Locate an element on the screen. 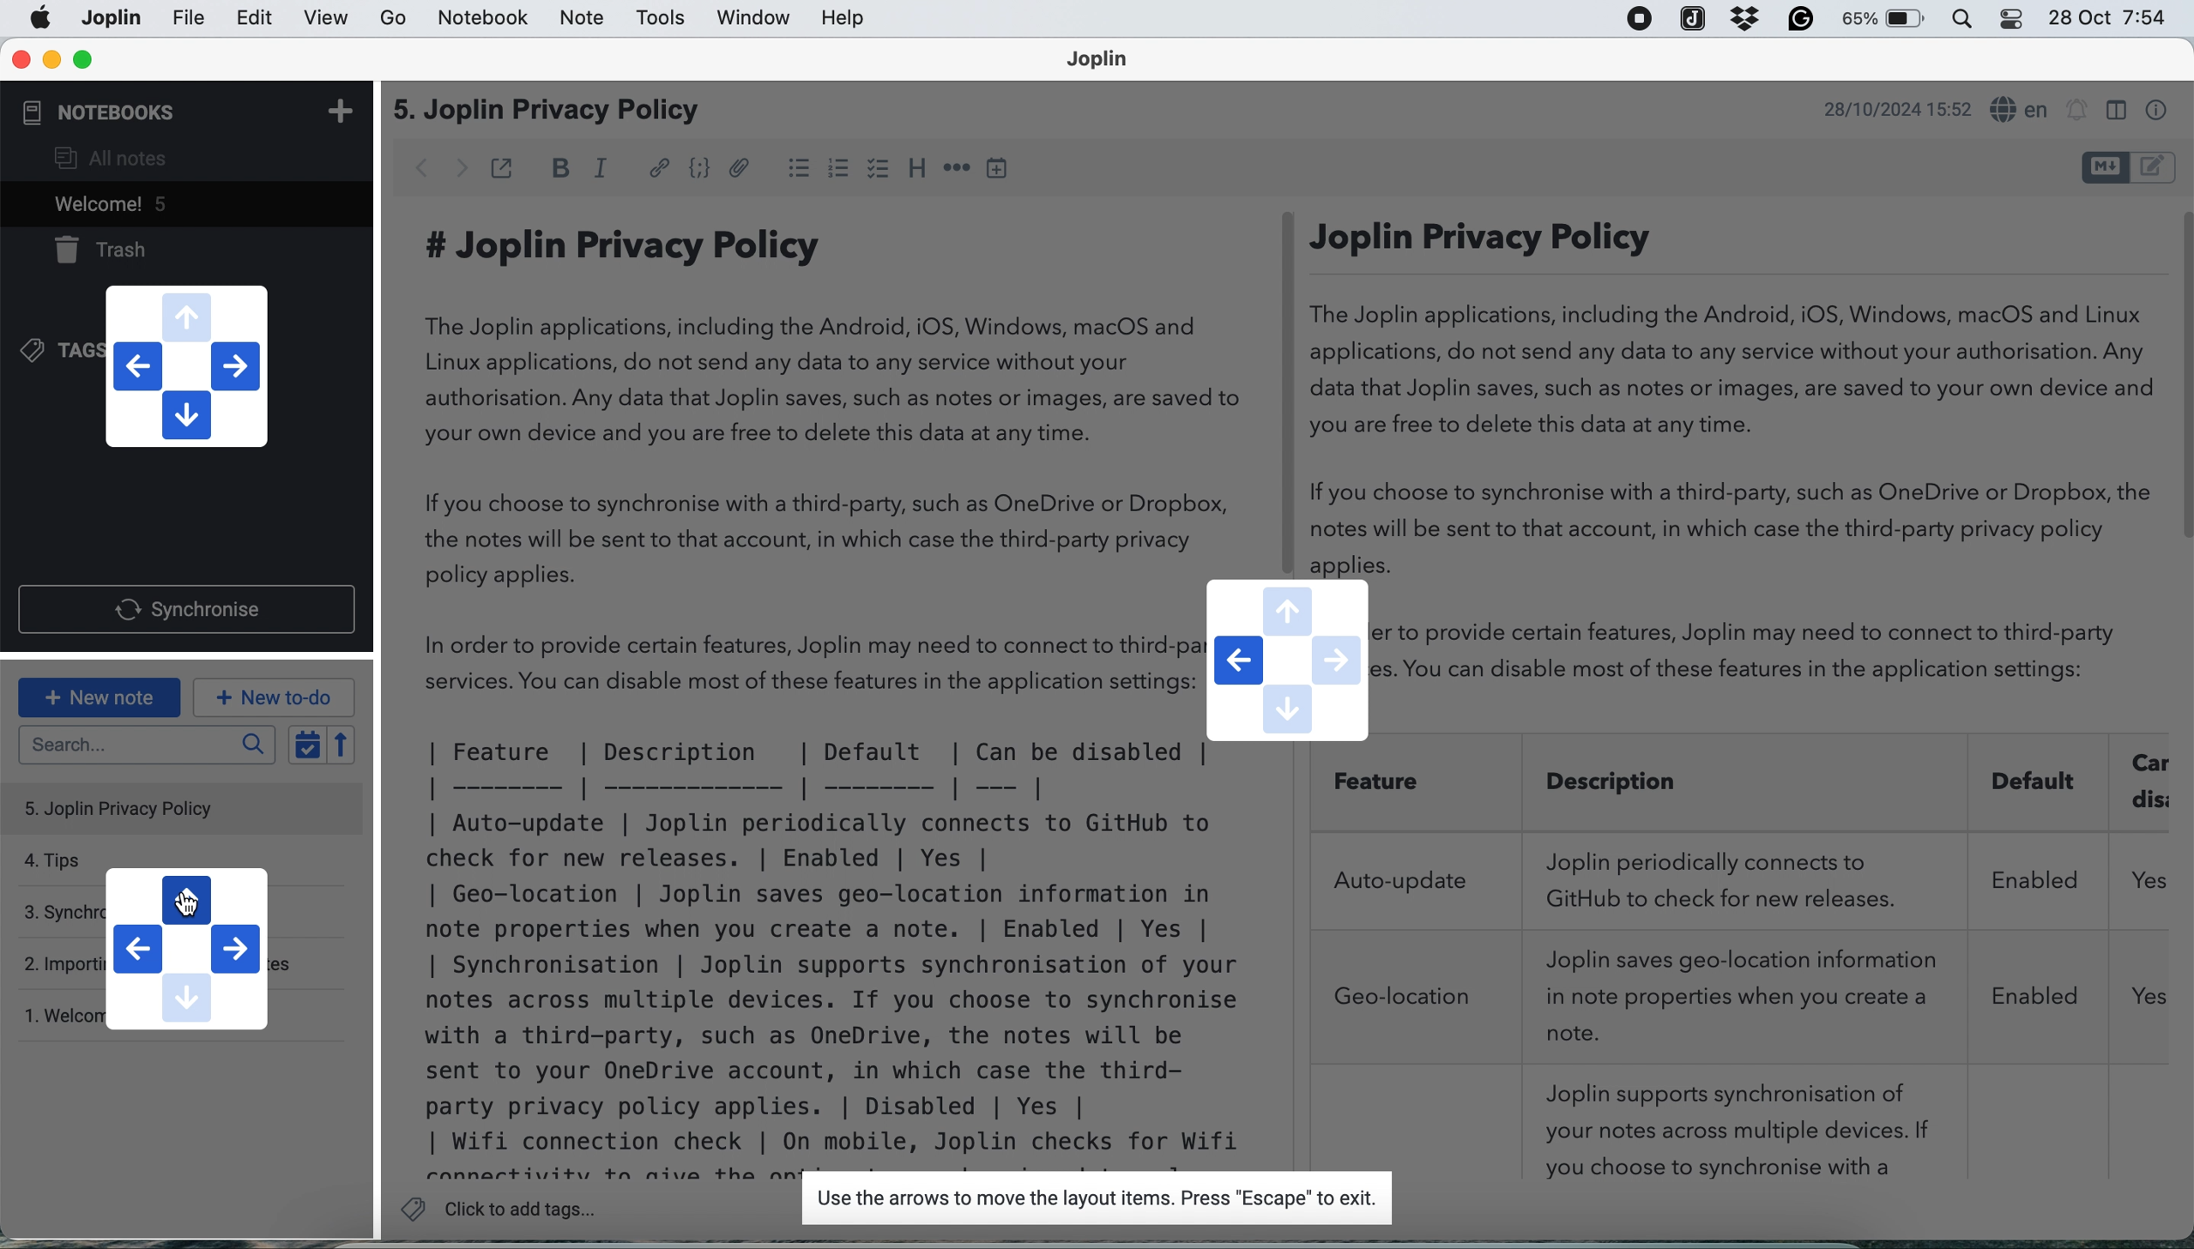 Image resolution: width=2194 pixels, height=1249 pixels. navigation buttons is located at coordinates (190, 951).